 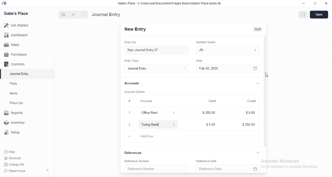 What do you see at coordinates (15, 123) in the screenshot?
I see `Inventory` at bounding box center [15, 123].